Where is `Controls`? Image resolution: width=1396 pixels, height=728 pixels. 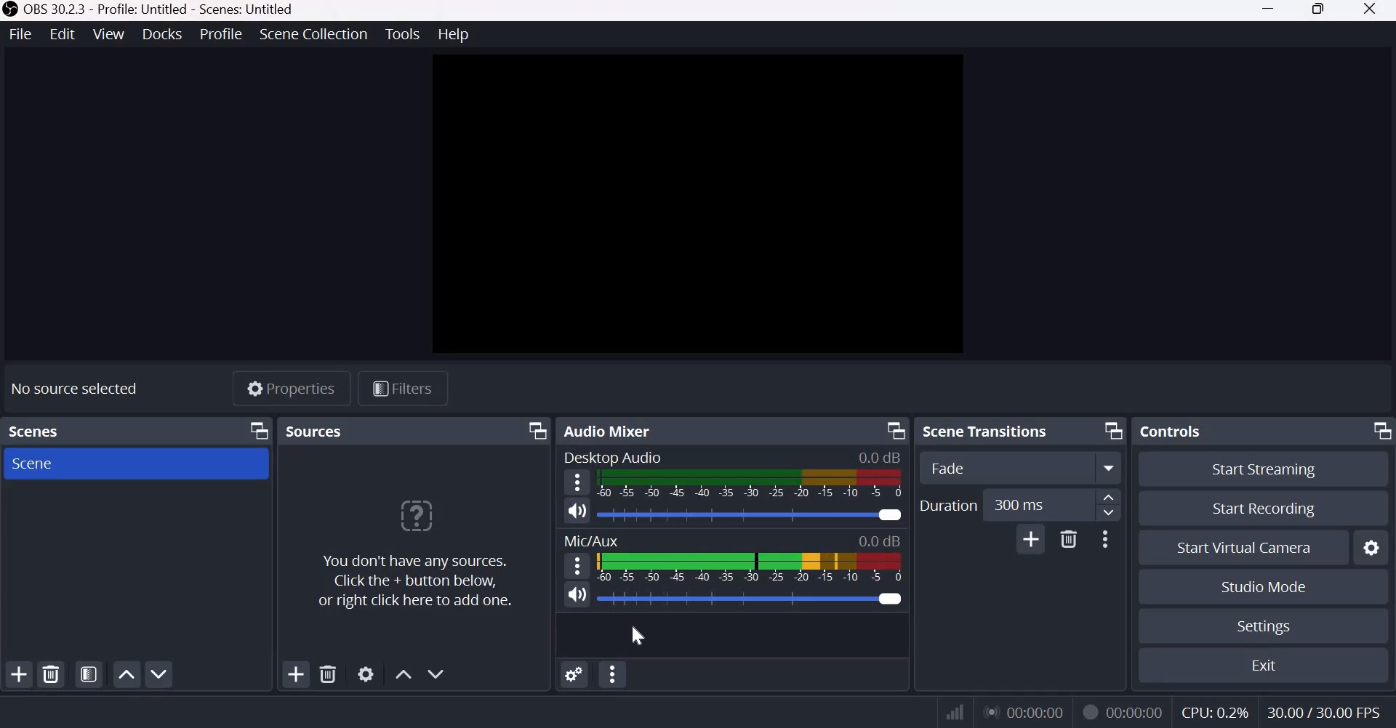
Controls is located at coordinates (1171, 431).